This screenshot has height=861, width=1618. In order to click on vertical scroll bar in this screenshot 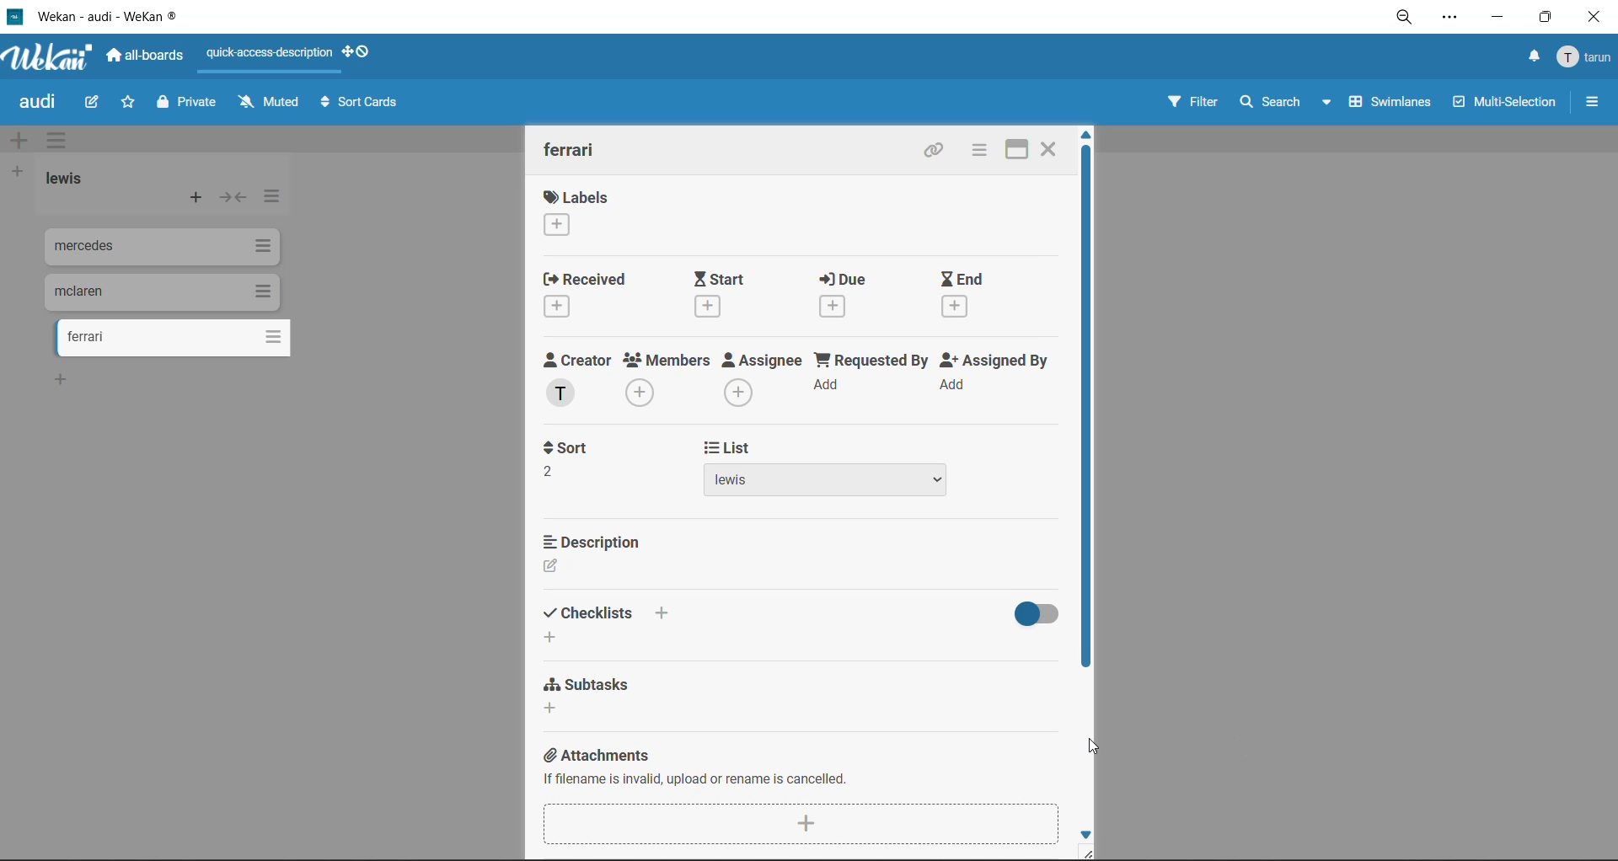, I will do `click(1092, 409)`.